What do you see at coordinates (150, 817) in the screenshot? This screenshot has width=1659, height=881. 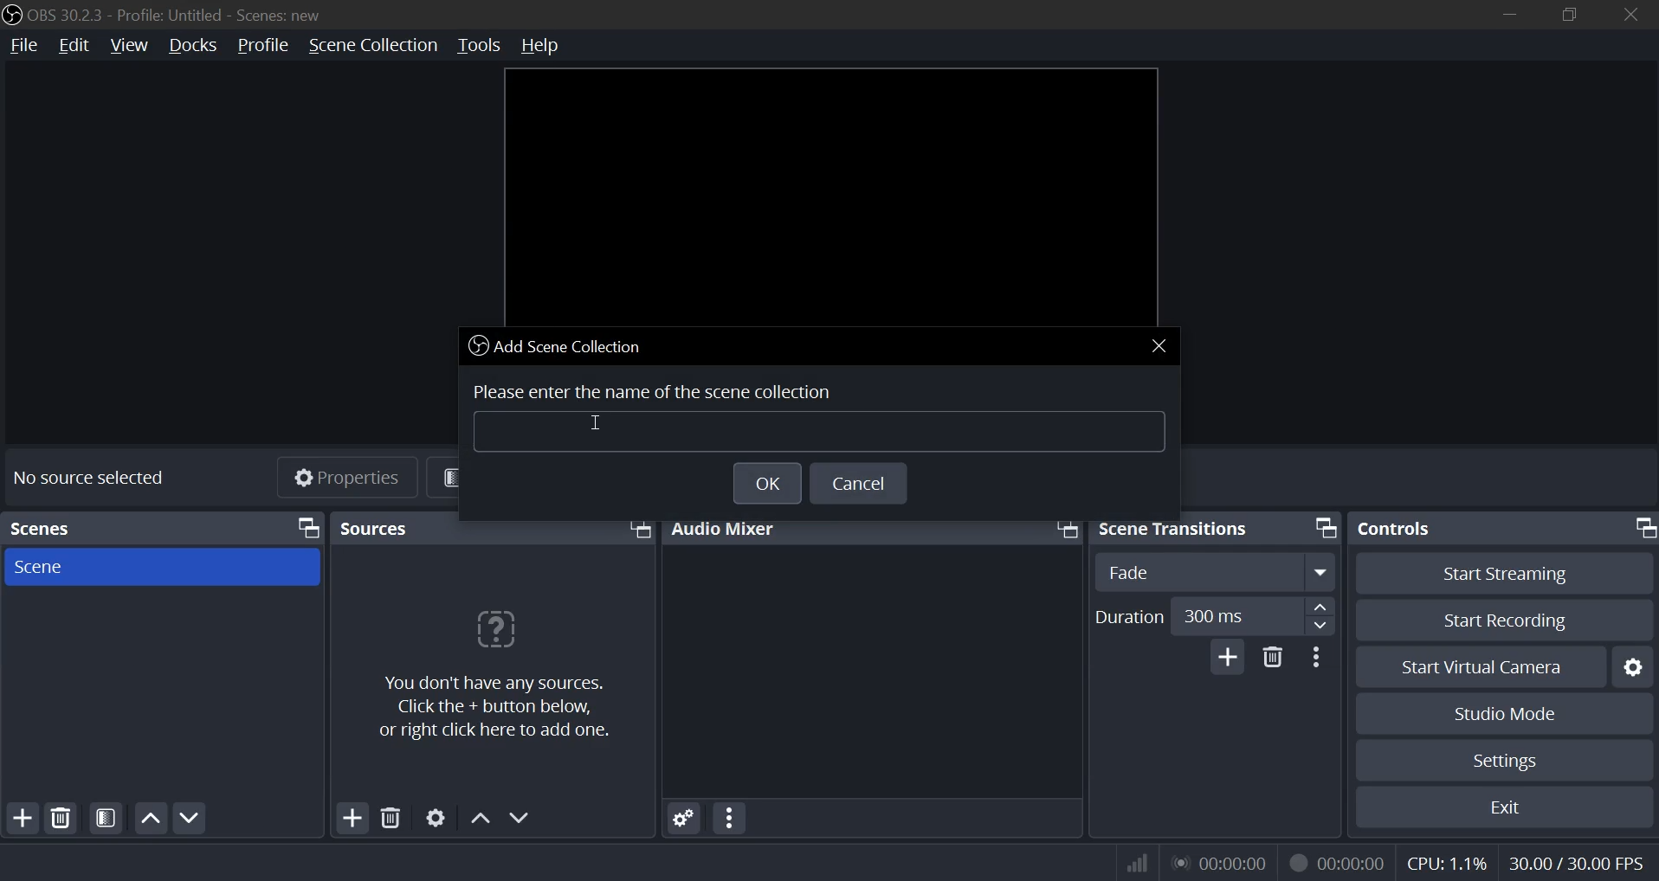 I see `move up scene` at bounding box center [150, 817].